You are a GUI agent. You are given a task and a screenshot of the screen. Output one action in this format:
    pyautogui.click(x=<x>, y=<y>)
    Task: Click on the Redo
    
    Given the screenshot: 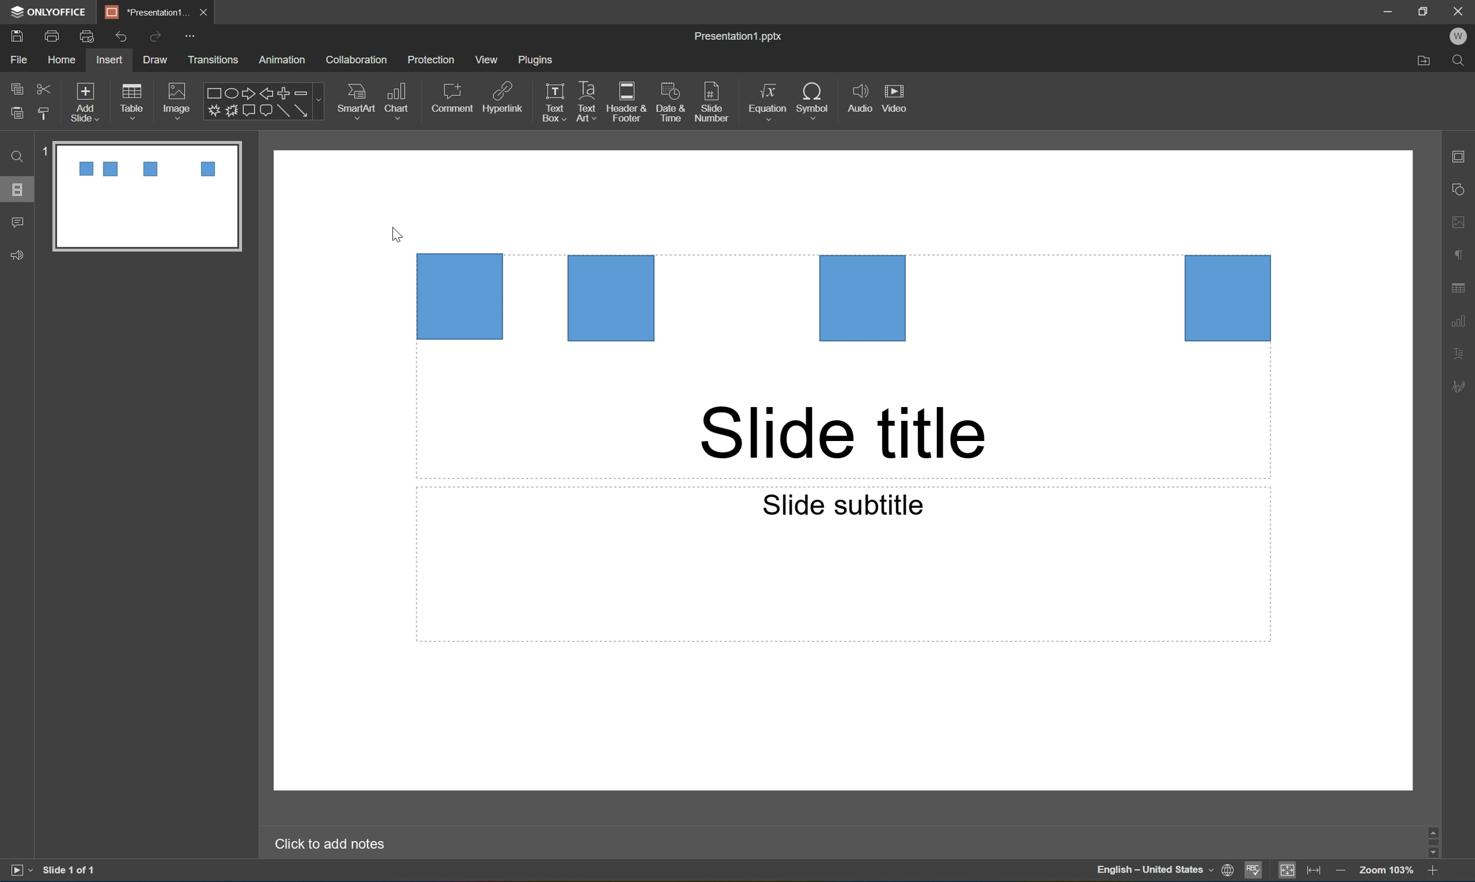 What is the action you would take?
    pyautogui.click(x=156, y=38)
    